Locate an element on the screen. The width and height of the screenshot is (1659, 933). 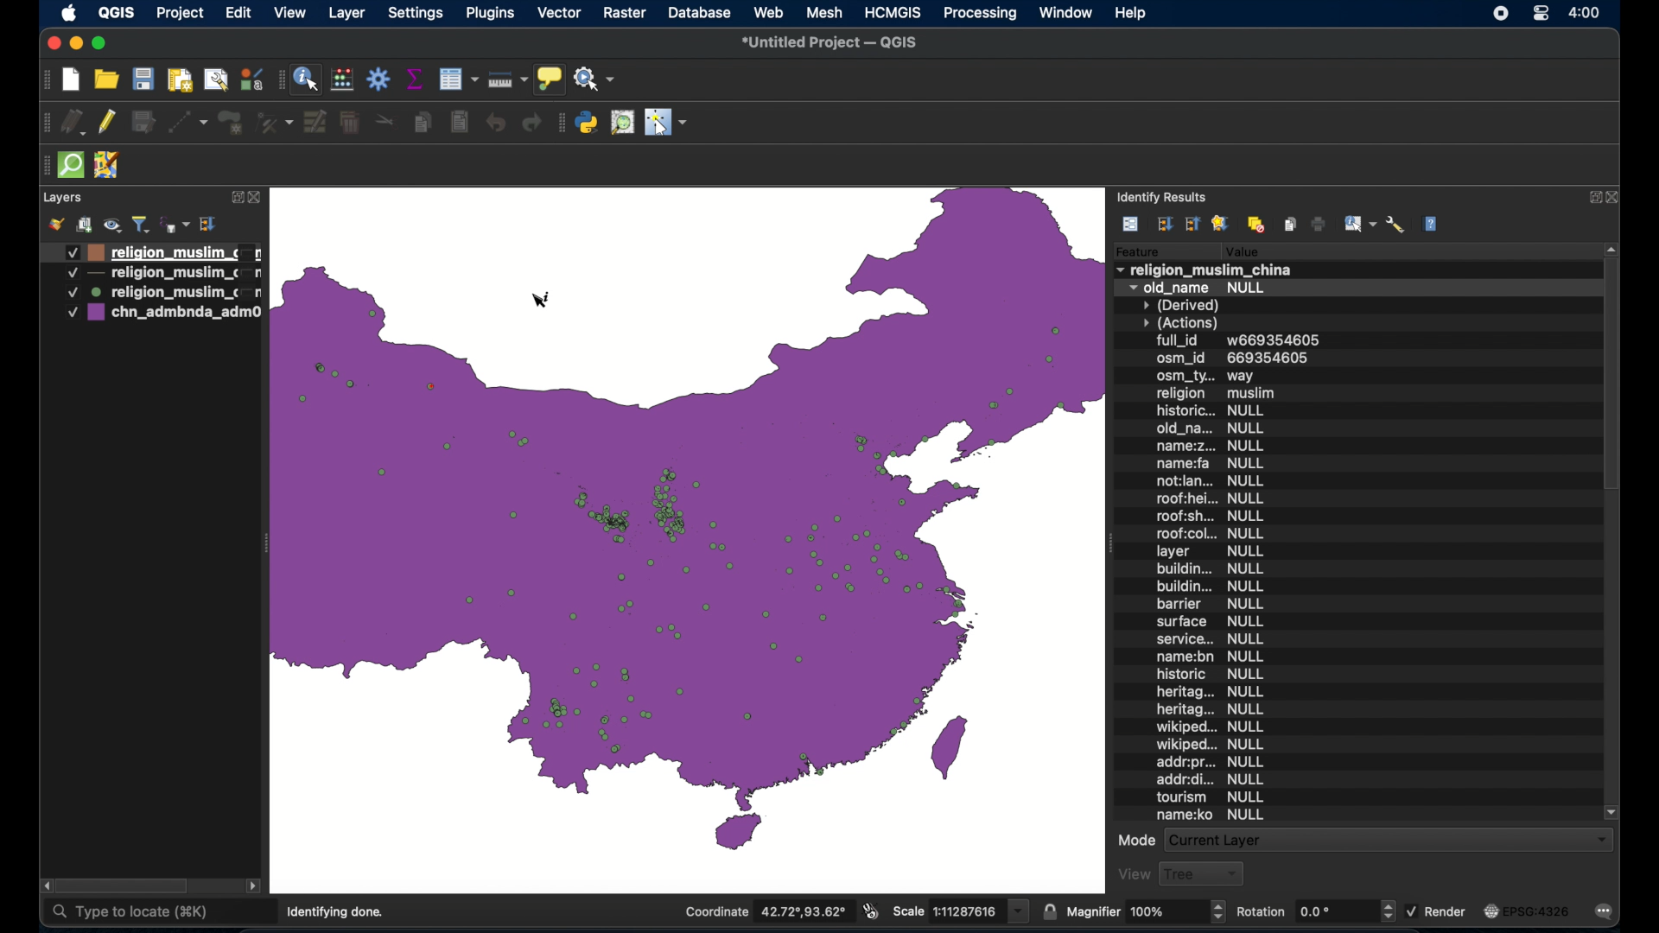
mesh is located at coordinates (825, 11).